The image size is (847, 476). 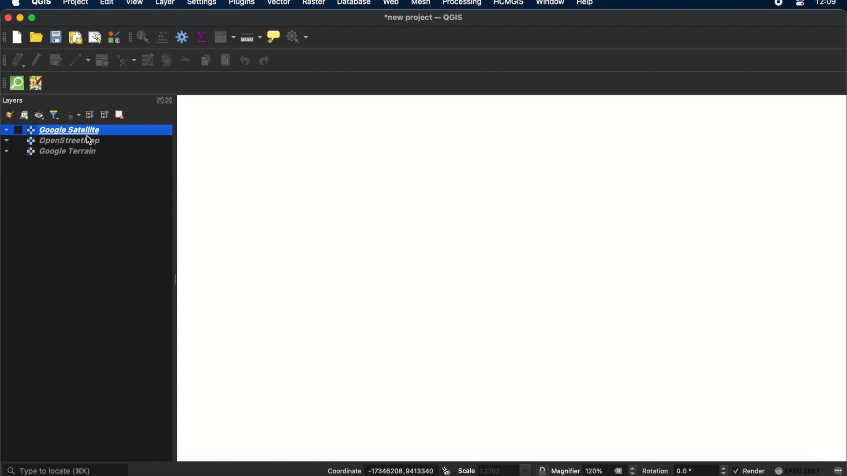 I want to click on cut features, so click(x=185, y=59).